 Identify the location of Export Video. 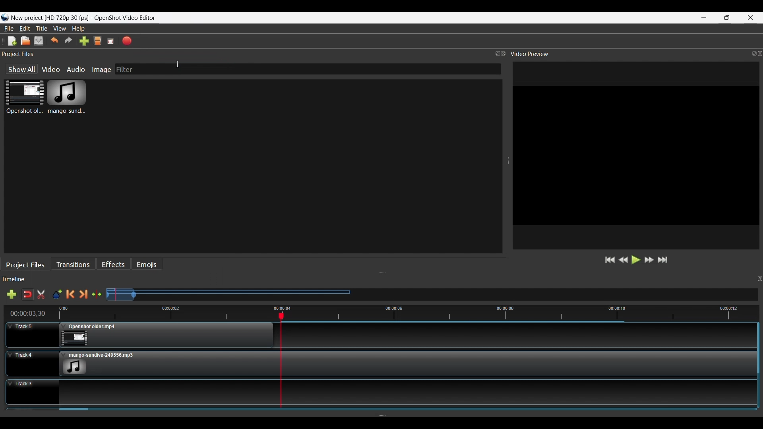
(127, 41).